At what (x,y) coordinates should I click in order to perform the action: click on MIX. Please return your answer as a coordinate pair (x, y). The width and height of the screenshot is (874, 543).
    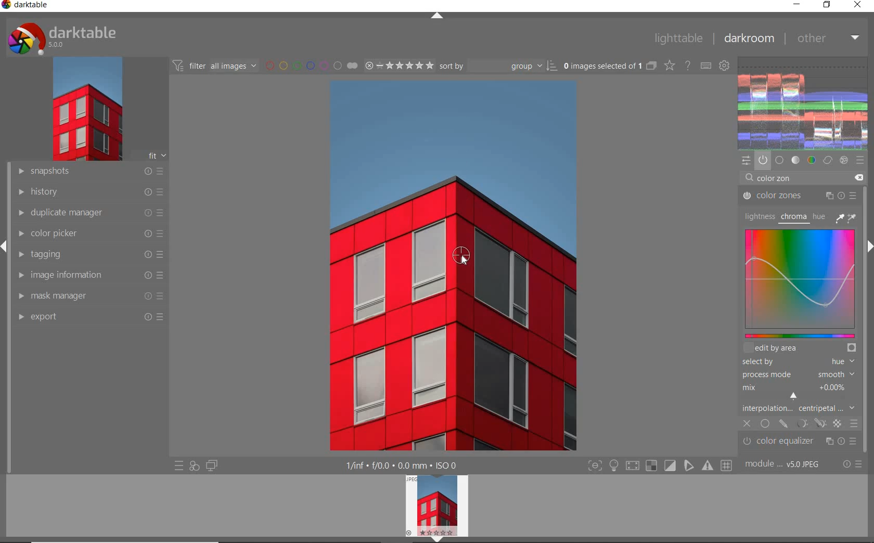
    Looking at the image, I should click on (797, 390).